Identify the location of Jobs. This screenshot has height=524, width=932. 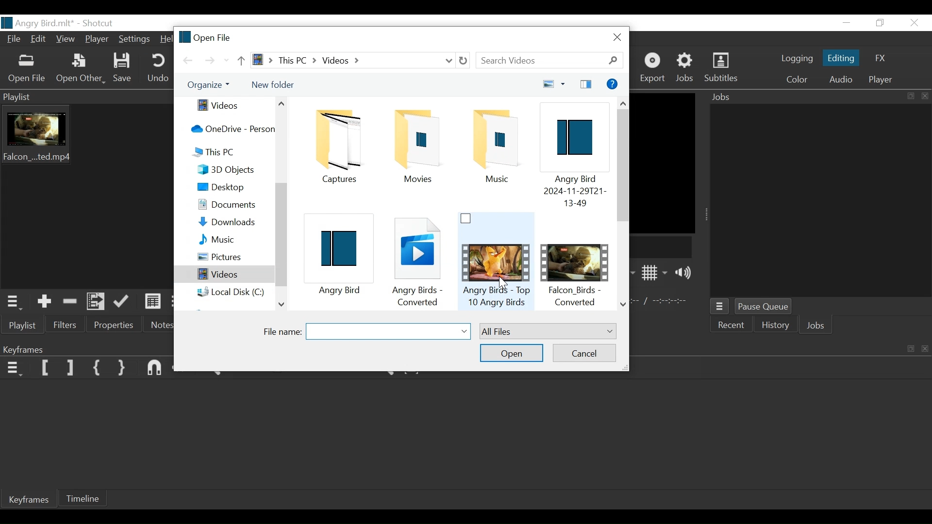
(816, 98).